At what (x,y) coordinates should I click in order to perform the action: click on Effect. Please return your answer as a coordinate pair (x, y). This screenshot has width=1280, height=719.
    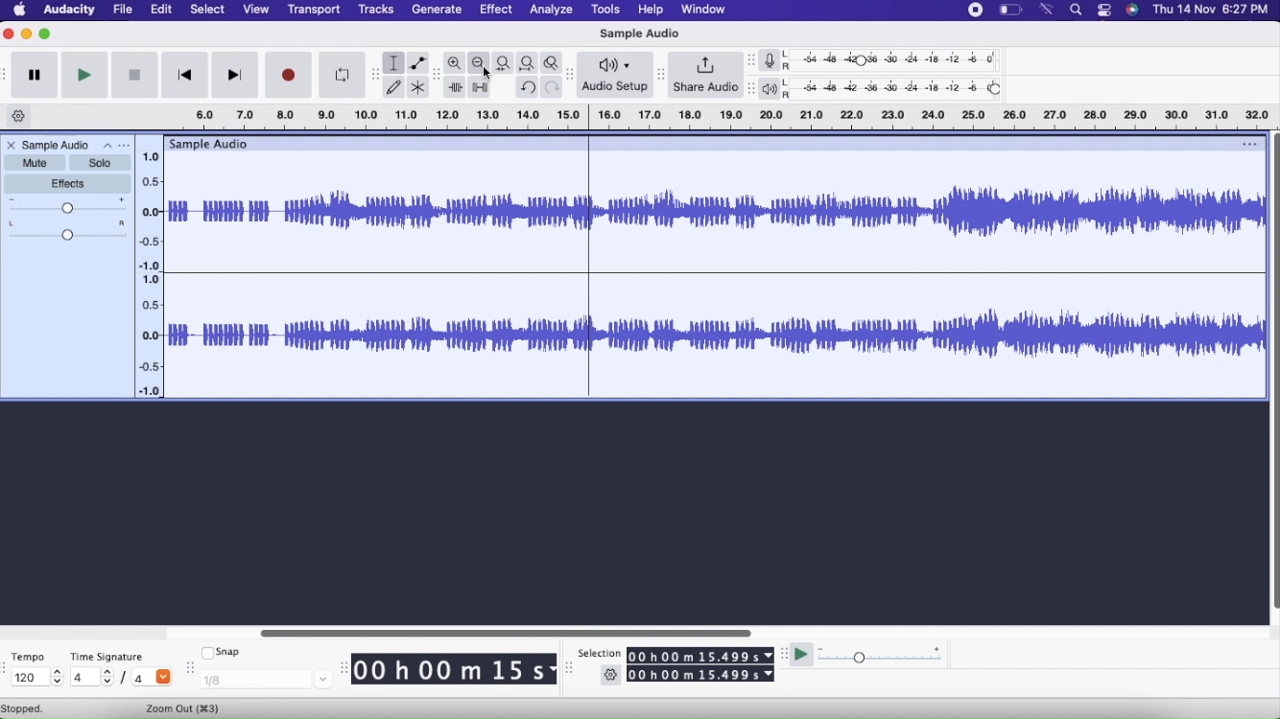
    Looking at the image, I should click on (495, 11).